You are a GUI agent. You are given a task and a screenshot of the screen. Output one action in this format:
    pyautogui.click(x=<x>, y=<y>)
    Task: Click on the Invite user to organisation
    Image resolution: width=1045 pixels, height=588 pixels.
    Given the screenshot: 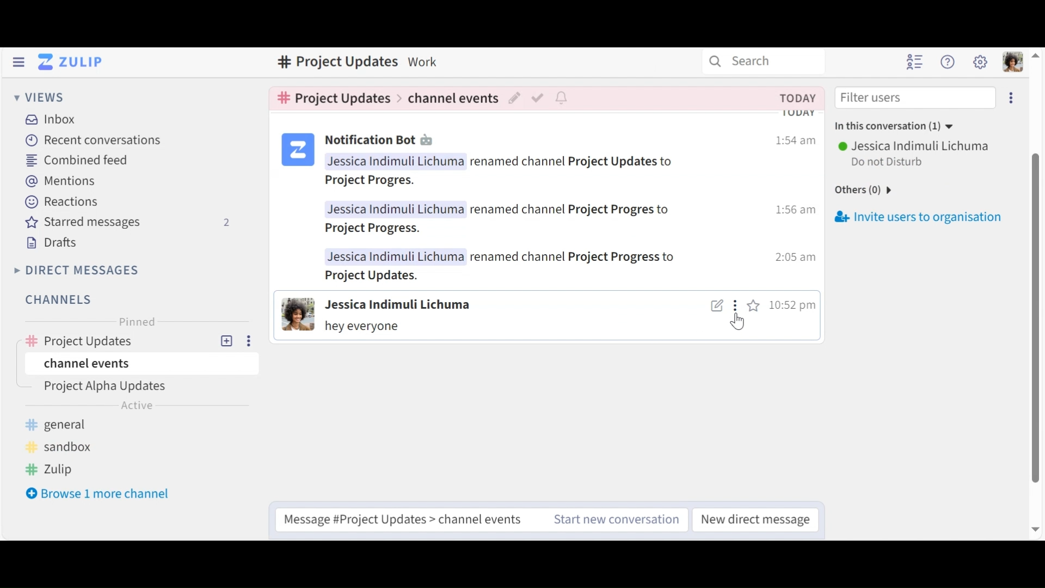 What is the action you would take?
    pyautogui.click(x=1010, y=99)
    